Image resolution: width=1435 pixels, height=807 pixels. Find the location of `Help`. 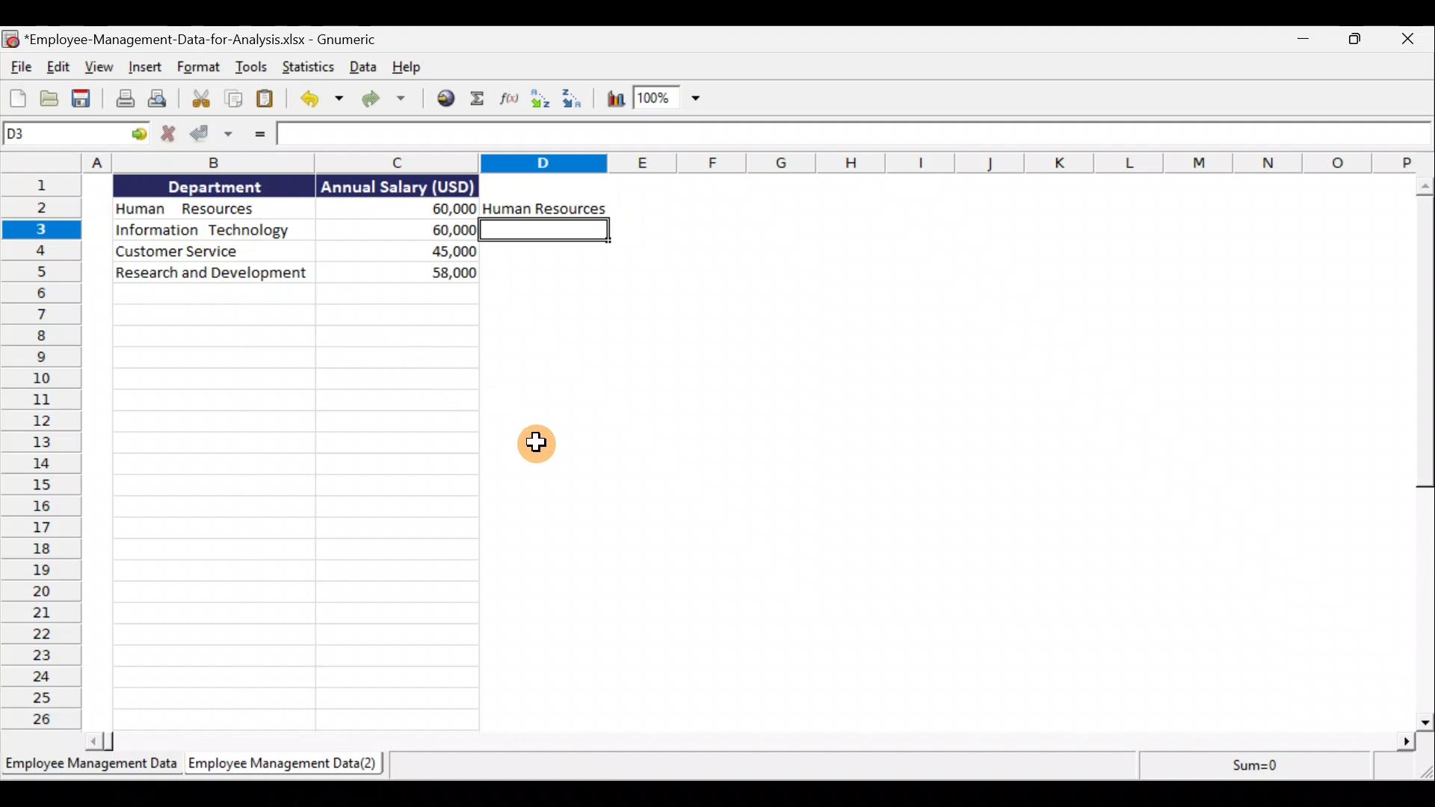

Help is located at coordinates (406, 68).